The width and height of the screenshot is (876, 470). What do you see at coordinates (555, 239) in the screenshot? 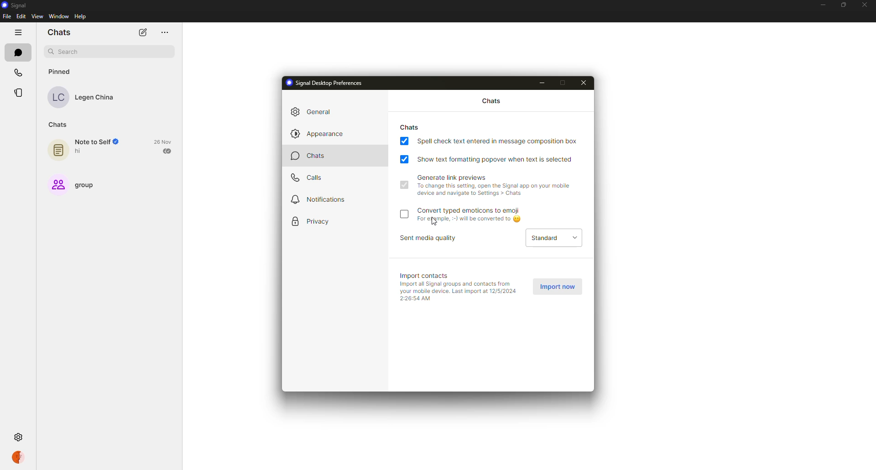
I see `standard` at bounding box center [555, 239].